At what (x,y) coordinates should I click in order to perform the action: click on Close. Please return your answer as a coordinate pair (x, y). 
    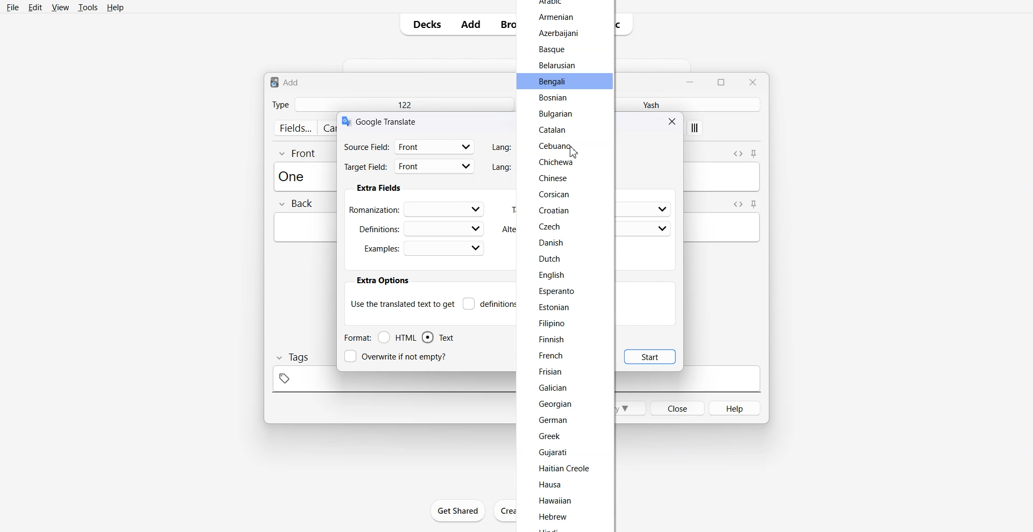
    Looking at the image, I should click on (674, 121).